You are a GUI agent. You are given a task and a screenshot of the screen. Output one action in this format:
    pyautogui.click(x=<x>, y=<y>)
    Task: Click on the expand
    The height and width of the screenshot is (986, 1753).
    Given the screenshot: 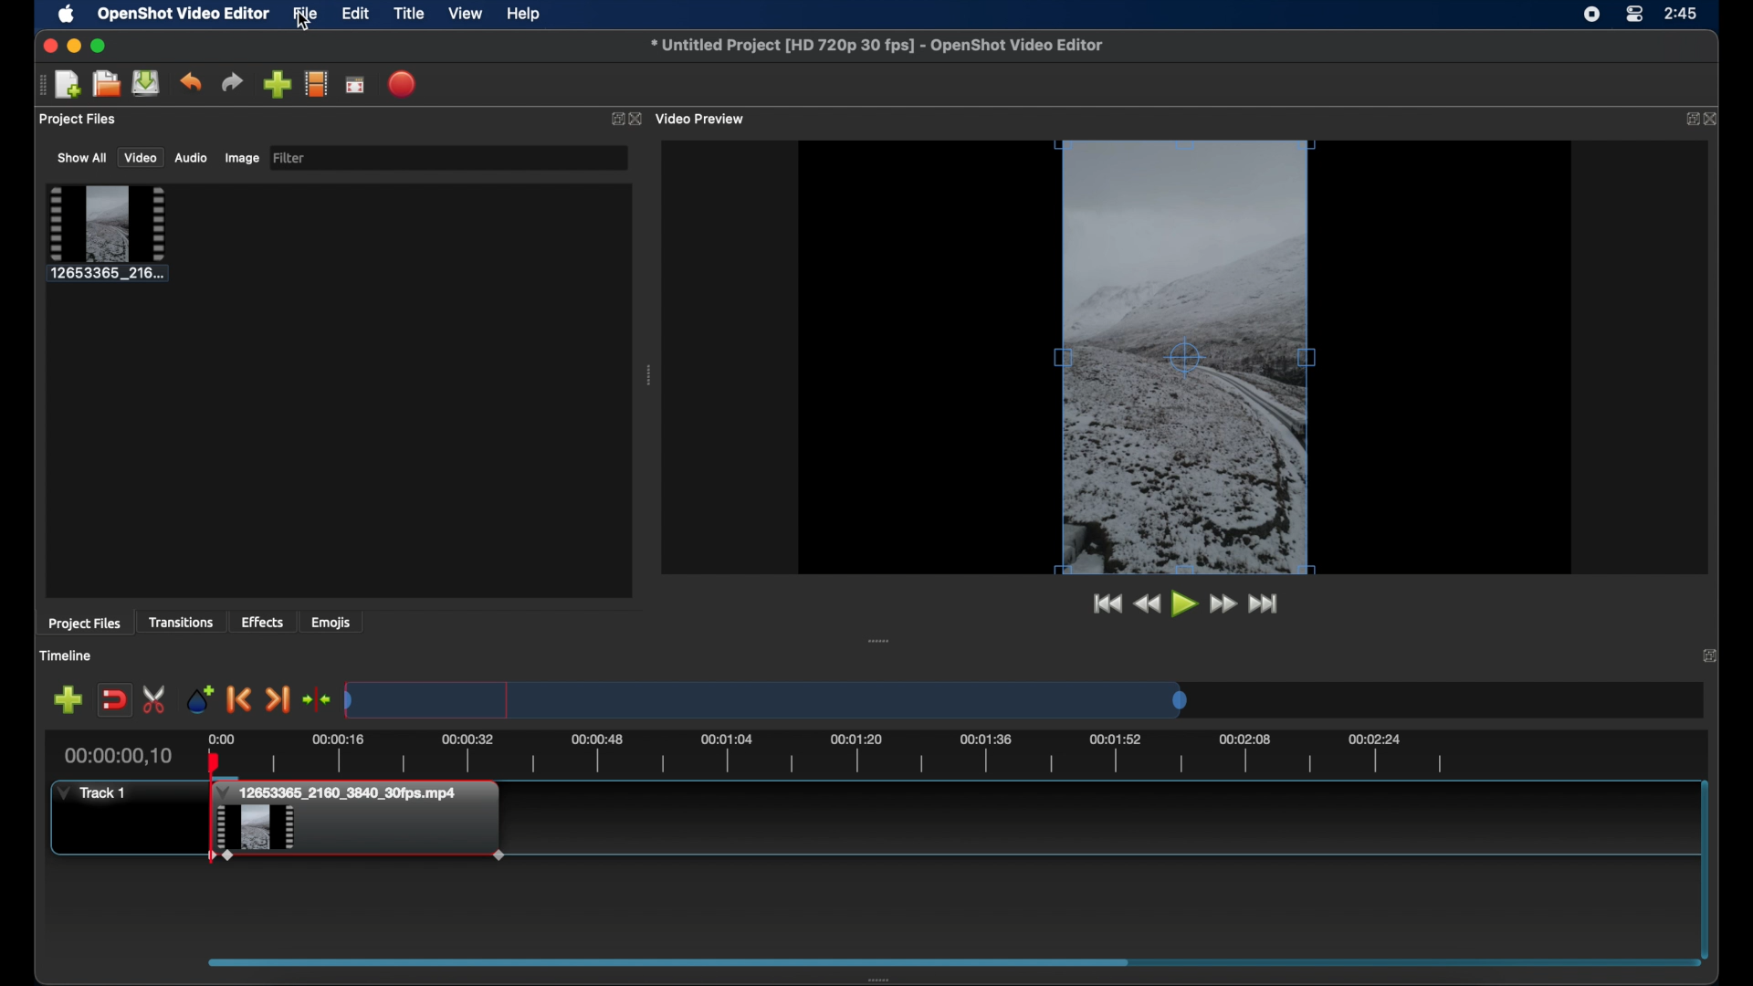 What is the action you would take?
    pyautogui.click(x=1686, y=120)
    